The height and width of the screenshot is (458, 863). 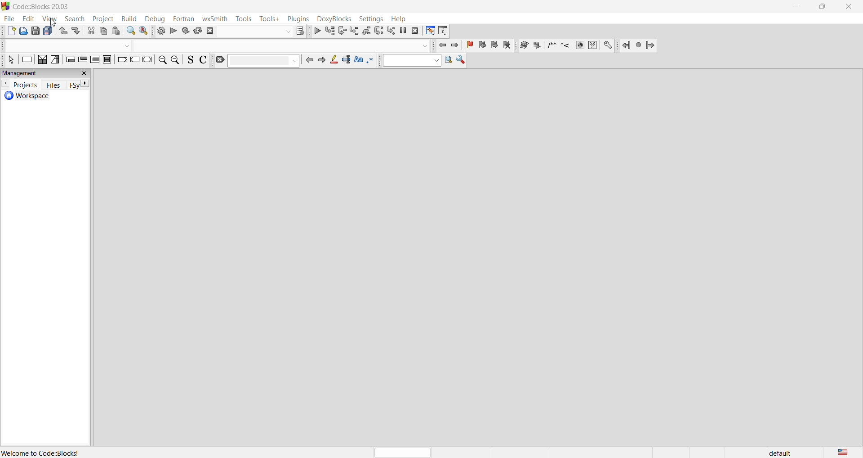 What do you see at coordinates (9, 18) in the screenshot?
I see `file` at bounding box center [9, 18].